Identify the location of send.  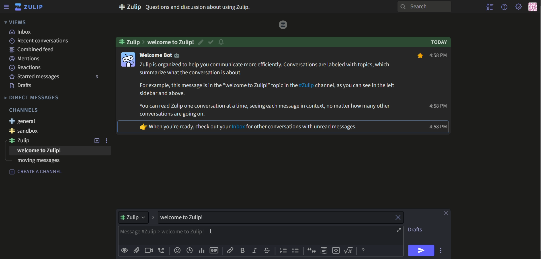
(422, 250).